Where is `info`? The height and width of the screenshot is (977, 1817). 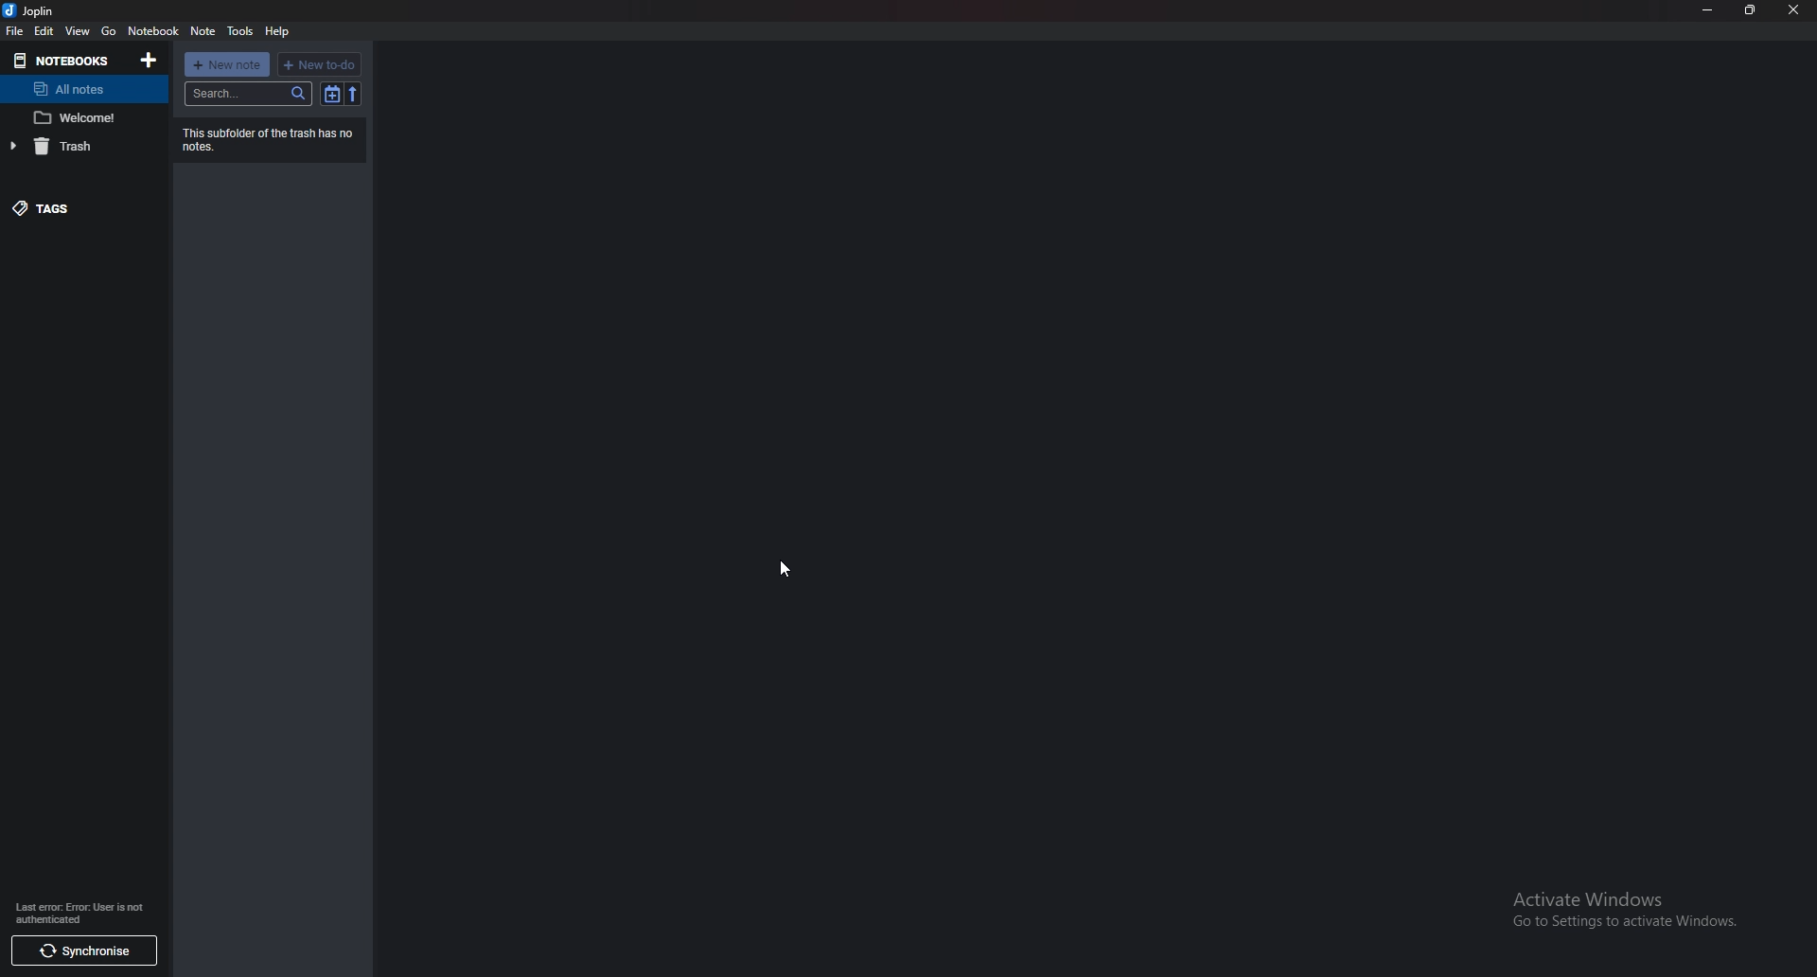
info is located at coordinates (88, 912).